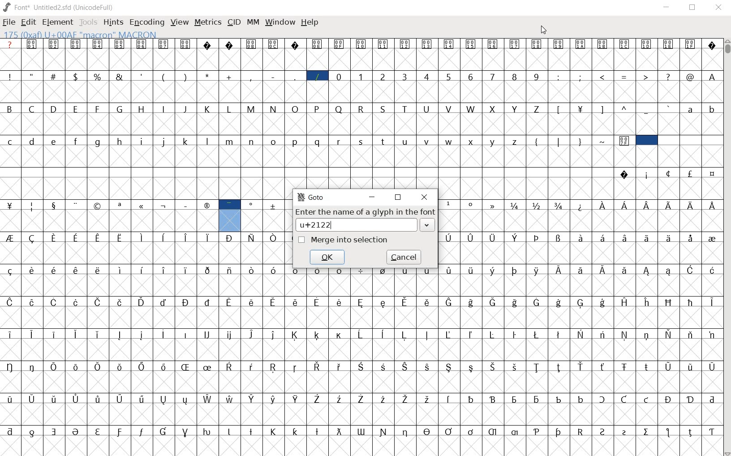  Describe the element at coordinates (198, 283) in the screenshot. I see `Latin extended characters` at that location.